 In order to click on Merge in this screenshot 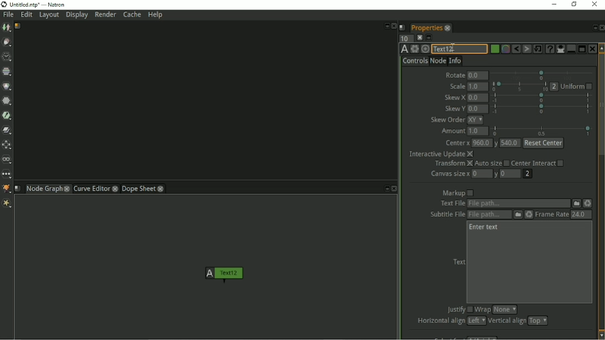, I will do `click(7, 130)`.